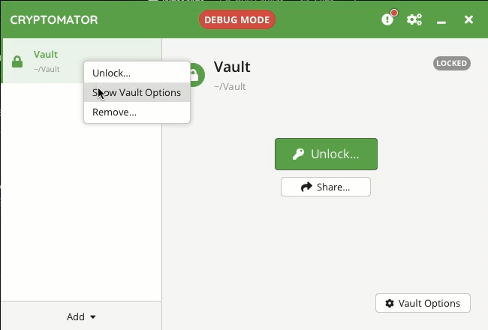 This screenshot has width=488, height=330. I want to click on Vault, so click(225, 72).